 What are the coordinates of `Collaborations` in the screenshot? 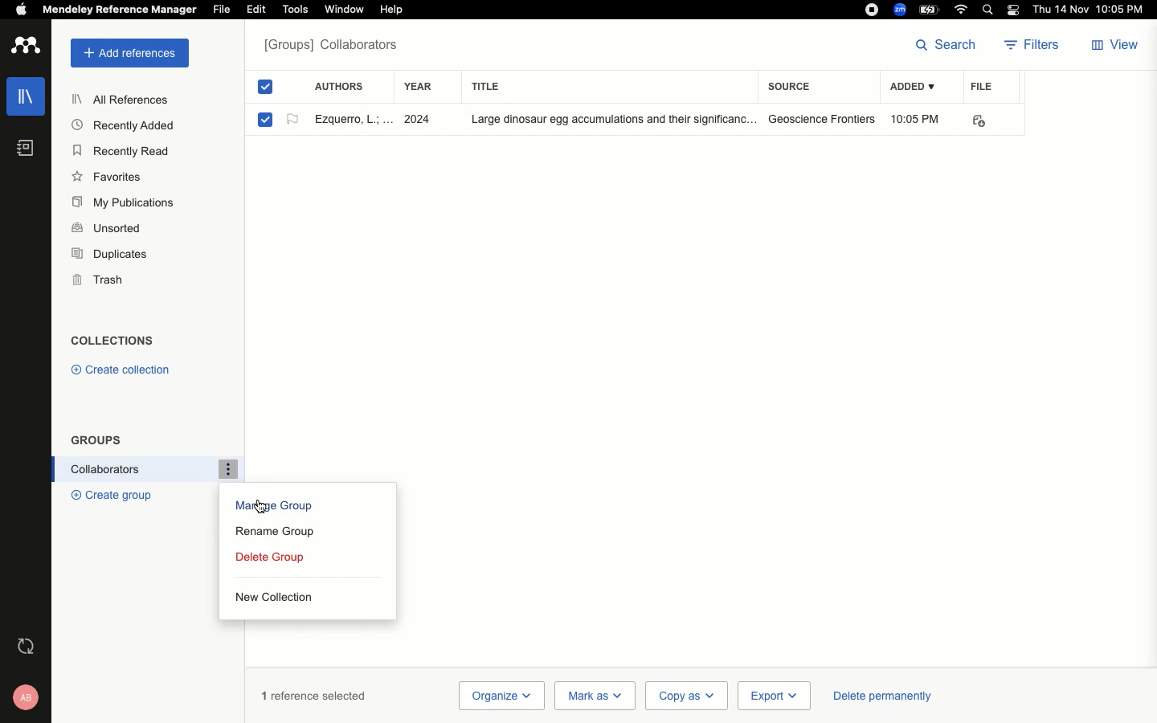 It's located at (142, 469).